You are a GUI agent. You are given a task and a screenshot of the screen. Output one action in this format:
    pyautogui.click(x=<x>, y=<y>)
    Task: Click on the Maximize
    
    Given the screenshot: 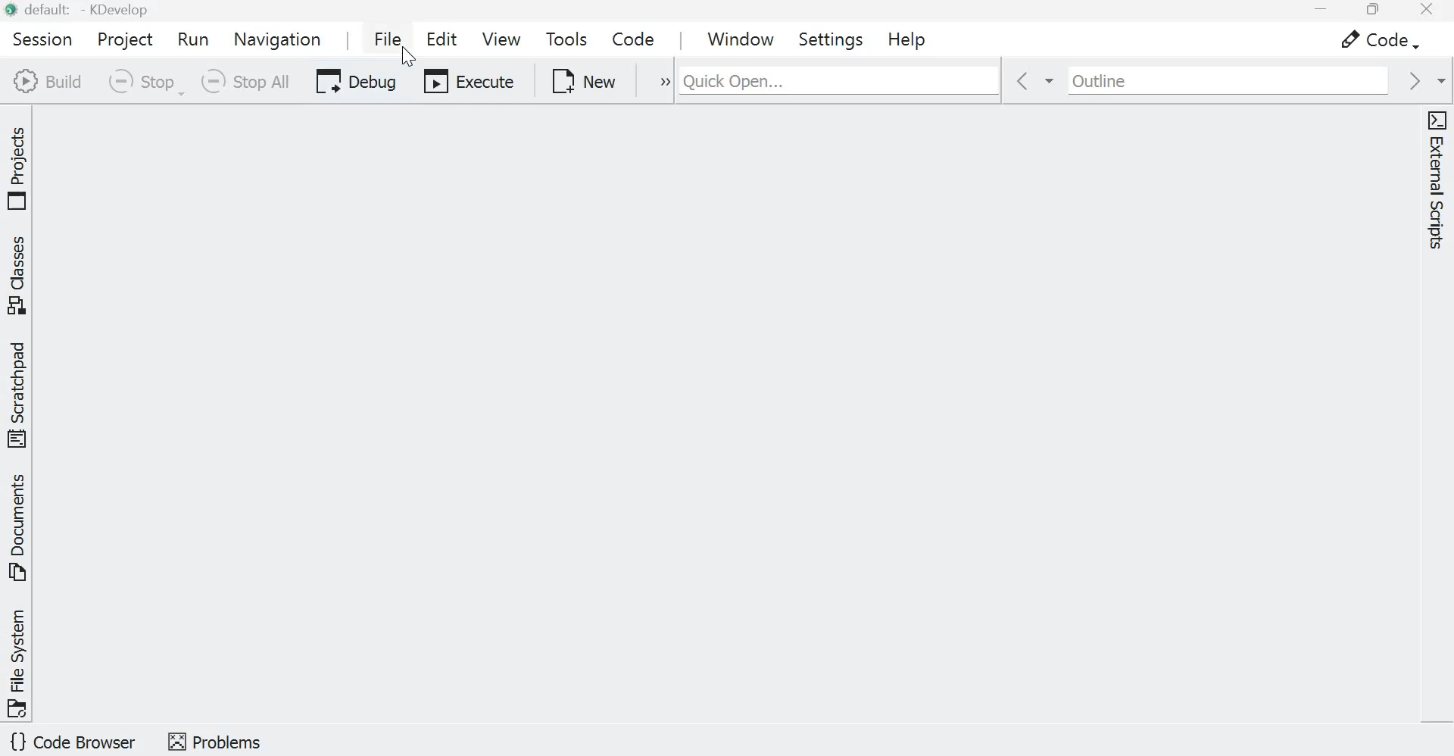 What is the action you would take?
    pyautogui.click(x=1371, y=11)
    